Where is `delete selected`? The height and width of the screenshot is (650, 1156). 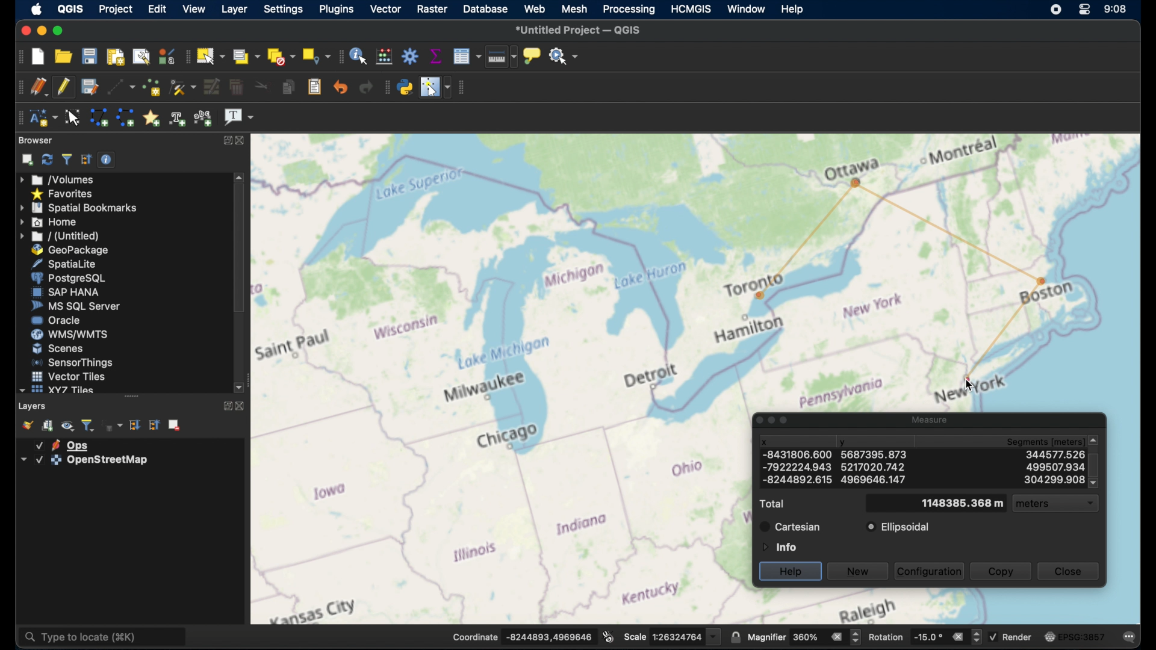 delete selected is located at coordinates (235, 87).